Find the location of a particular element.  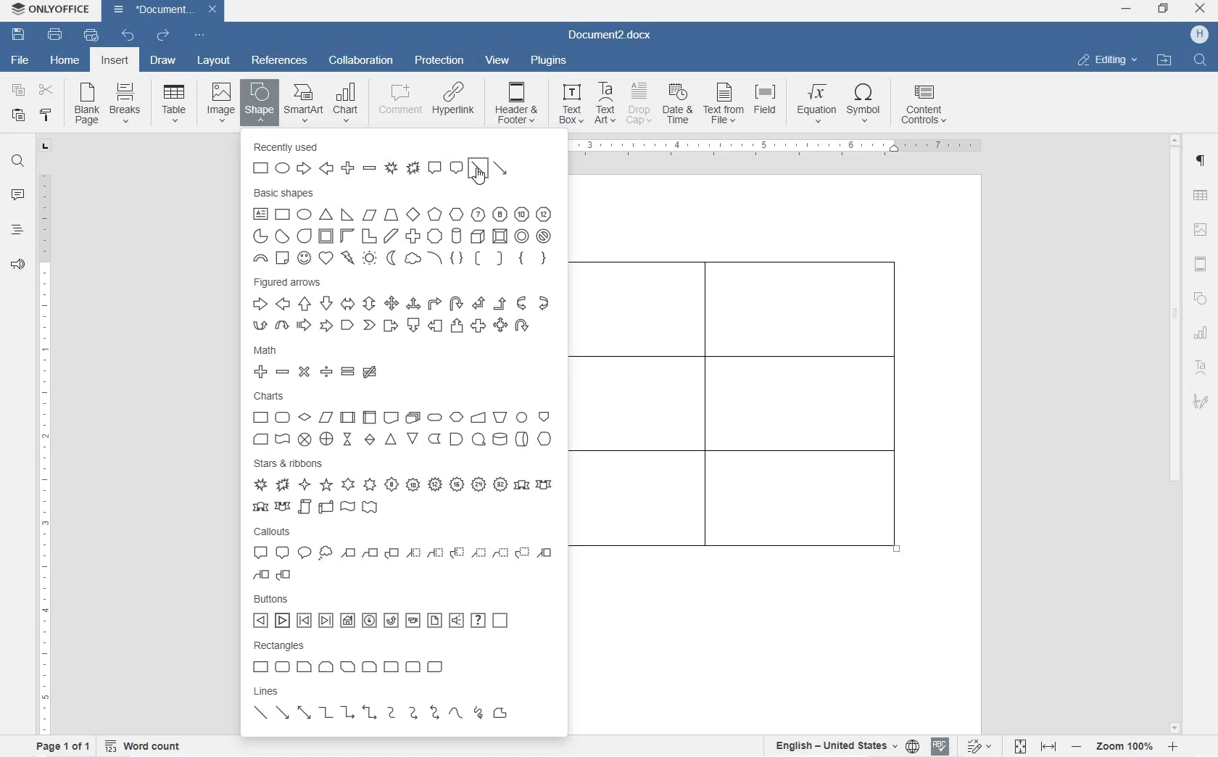

DROP CAP is located at coordinates (640, 105).